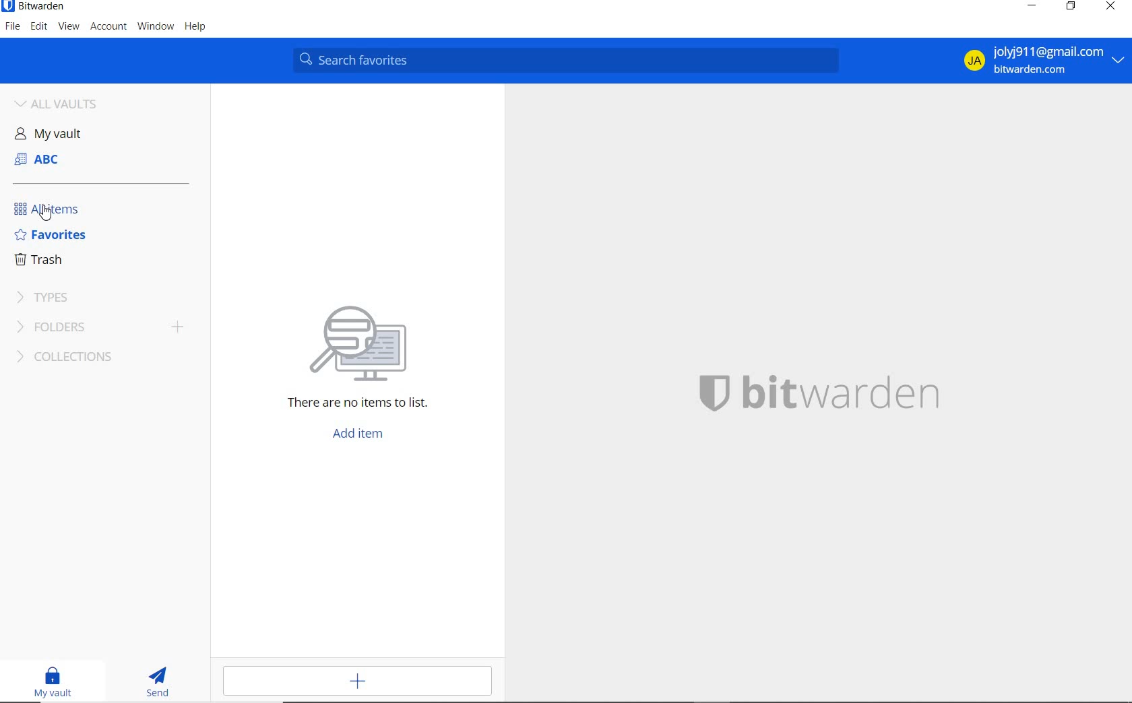 Image resolution: width=1132 pixels, height=703 pixels. Describe the element at coordinates (34, 7) in the screenshot. I see `SYSTEM NAME` at that location.